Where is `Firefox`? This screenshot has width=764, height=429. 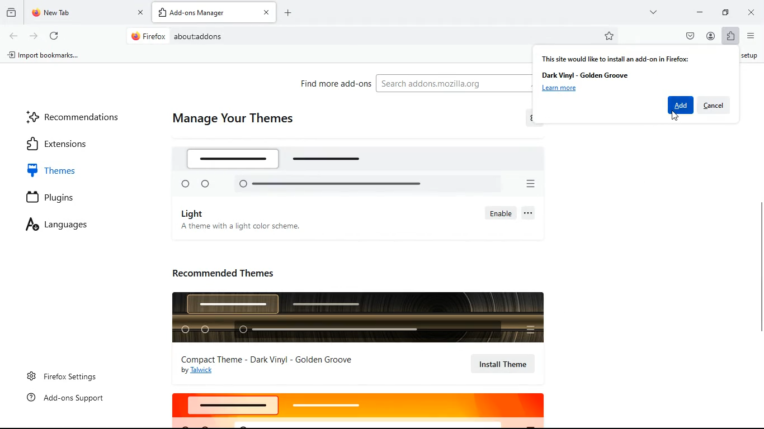
Firefox is located at coordinates (149, 36).